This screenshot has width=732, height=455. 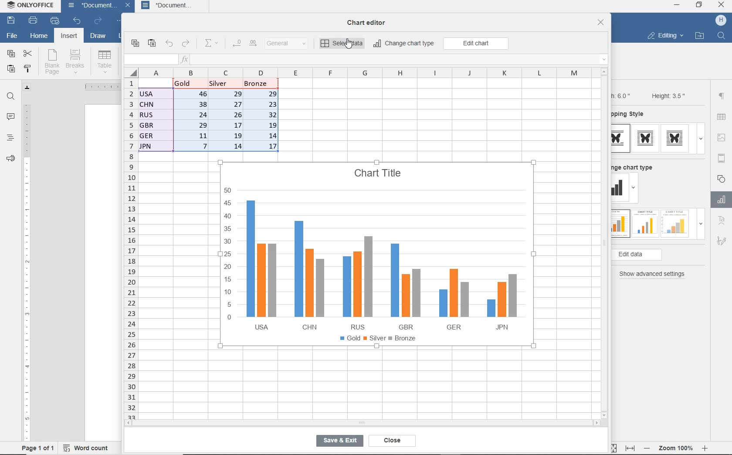 I want to click on document name, so click(x=90, y=7).